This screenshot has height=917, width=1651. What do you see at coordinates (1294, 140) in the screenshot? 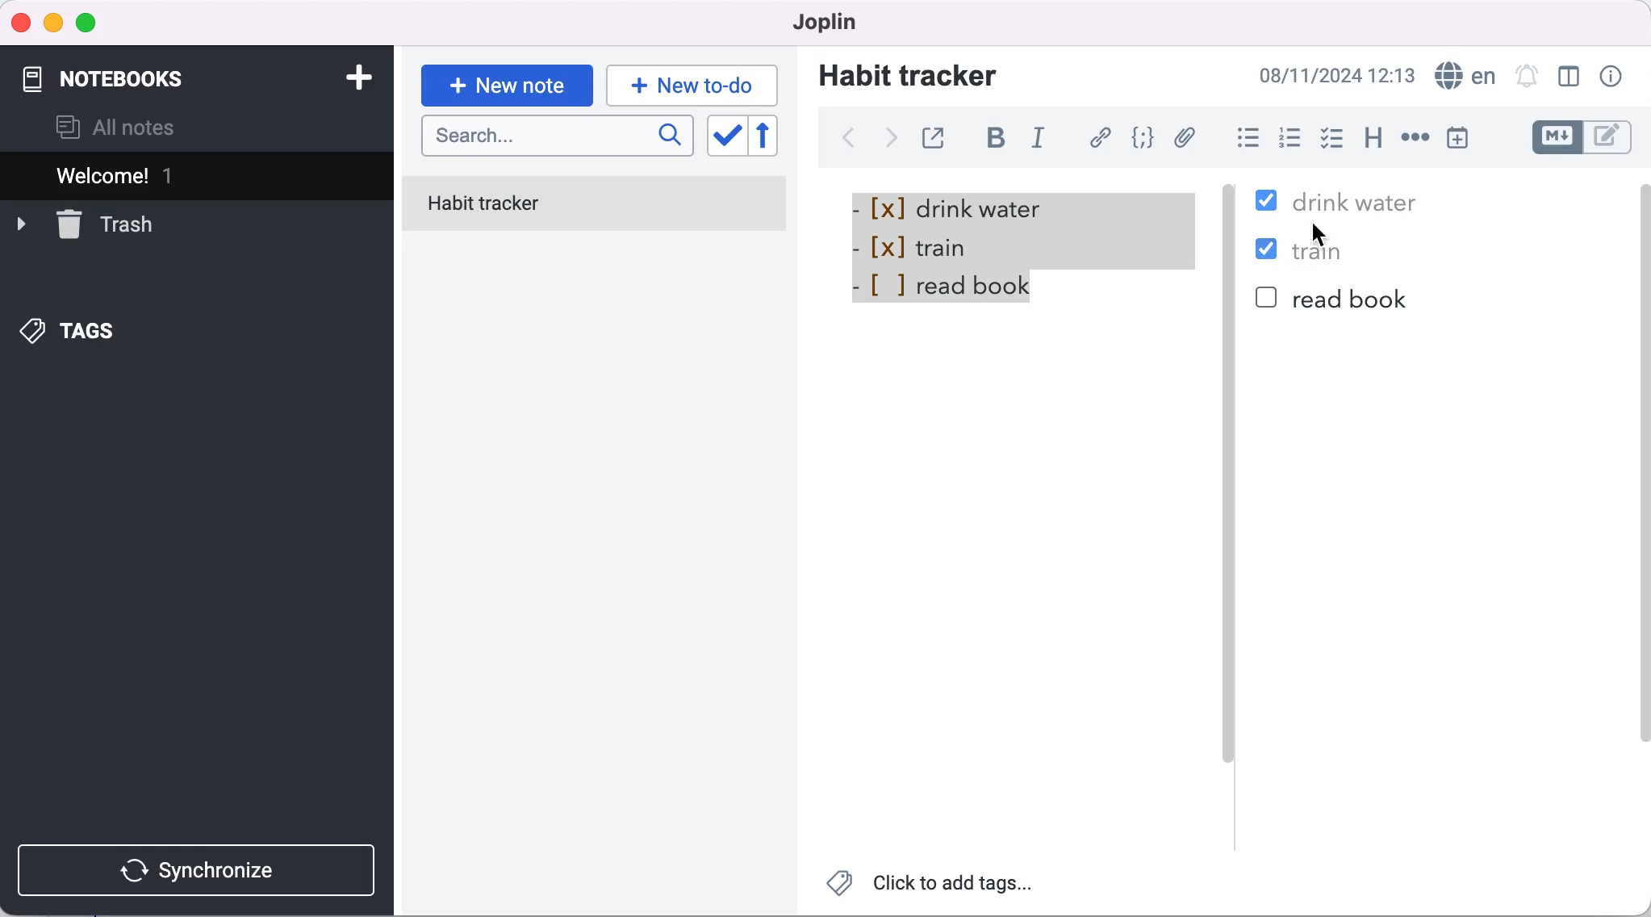
I see `numbered list` at bounding box center [1294, 140].